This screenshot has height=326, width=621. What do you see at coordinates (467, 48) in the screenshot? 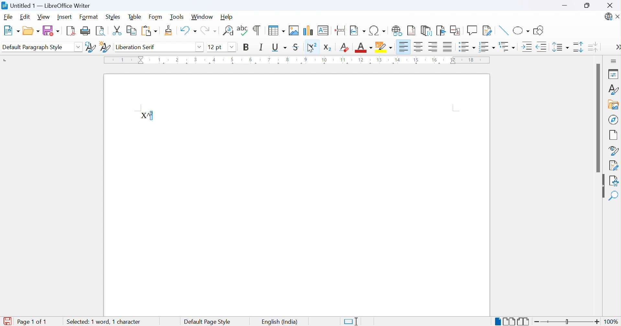
I see `Toggle unordered list` at bounding box center [467, 48].